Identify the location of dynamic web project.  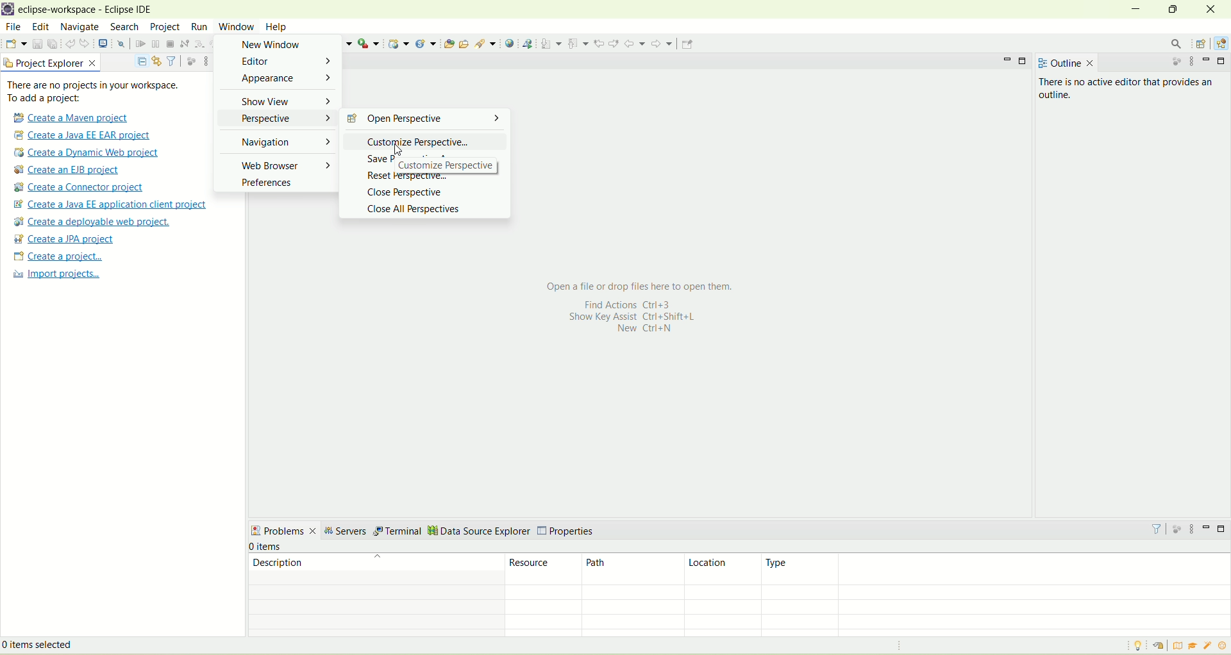
(399, 44).